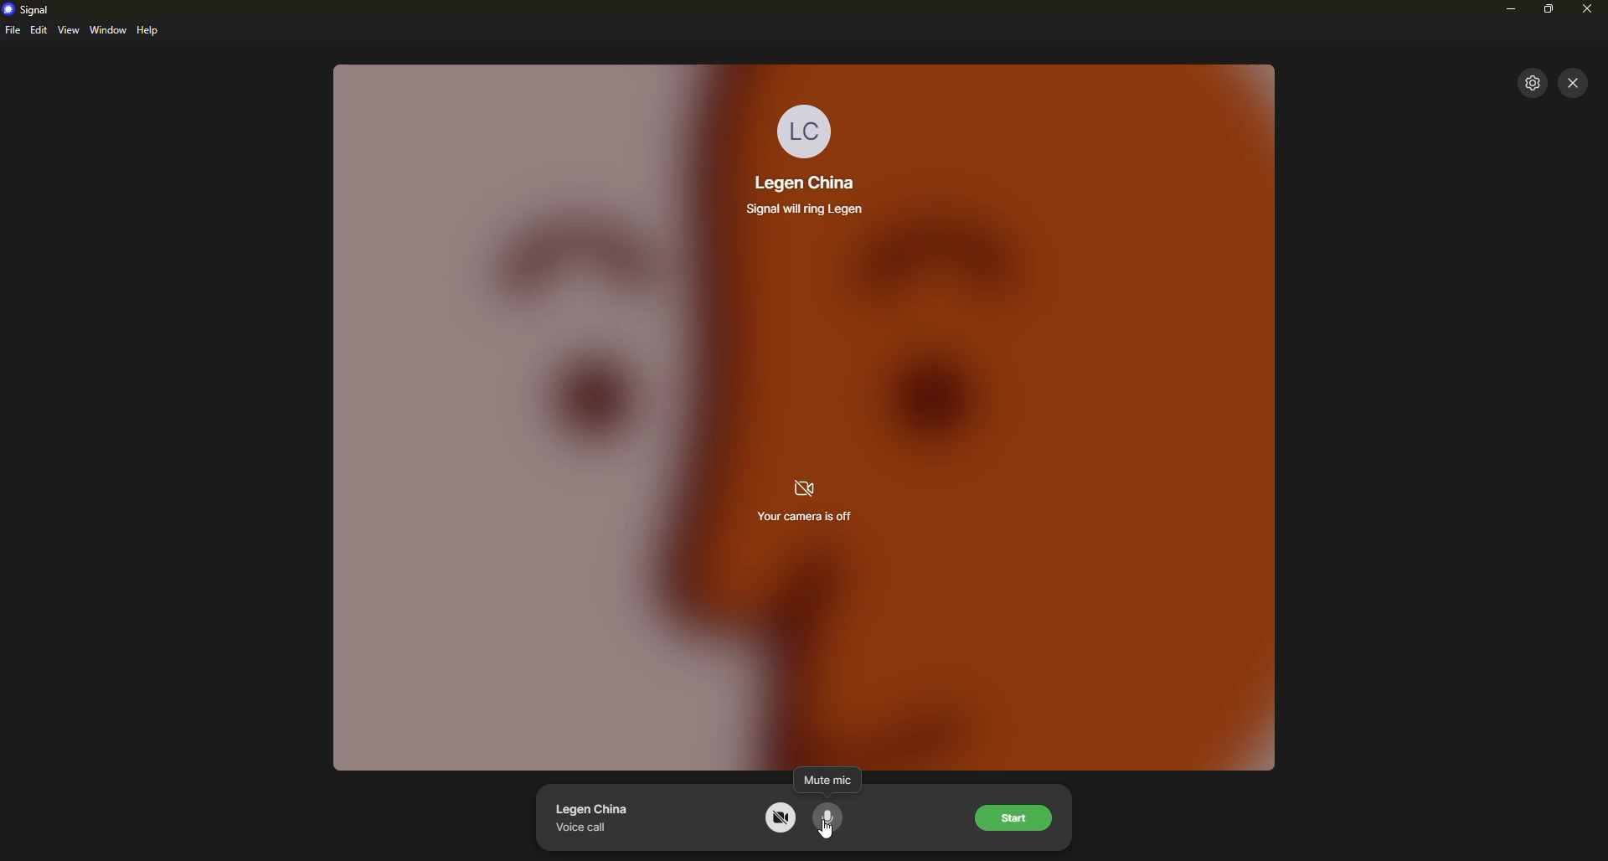  What do you see at coordinates (830, 820) in the screenshot?
I see `mute mic` at bounding box center [830, 820].